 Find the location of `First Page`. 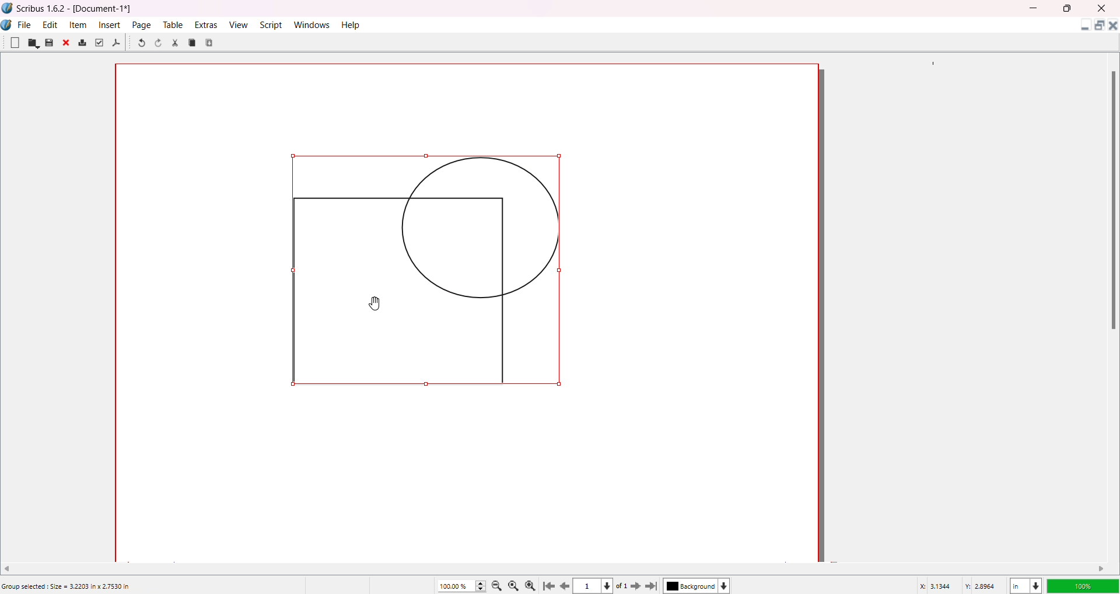

First Page is located at coordinates (550, 584).